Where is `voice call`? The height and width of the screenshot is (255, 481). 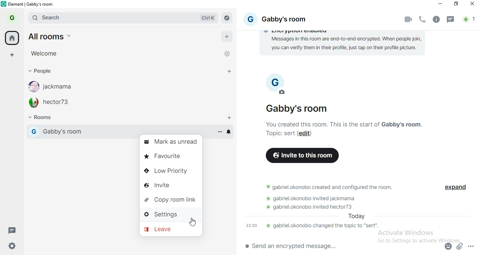 voice call is located at coordinates (423, 20).